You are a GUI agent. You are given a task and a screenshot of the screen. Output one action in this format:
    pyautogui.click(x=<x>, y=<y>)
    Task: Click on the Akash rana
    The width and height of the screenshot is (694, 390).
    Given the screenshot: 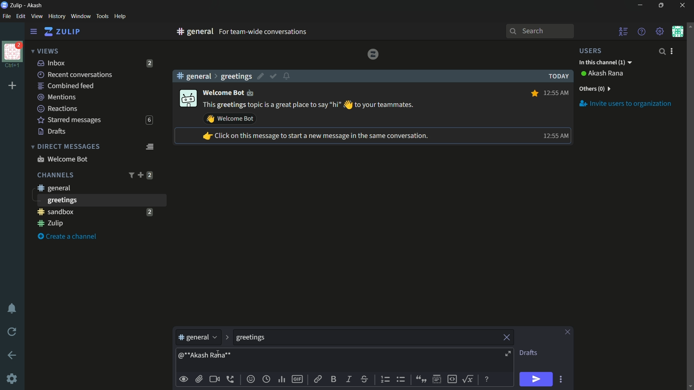 What is the action you would take?
    pyautogui.click(x=607, y=74)
    